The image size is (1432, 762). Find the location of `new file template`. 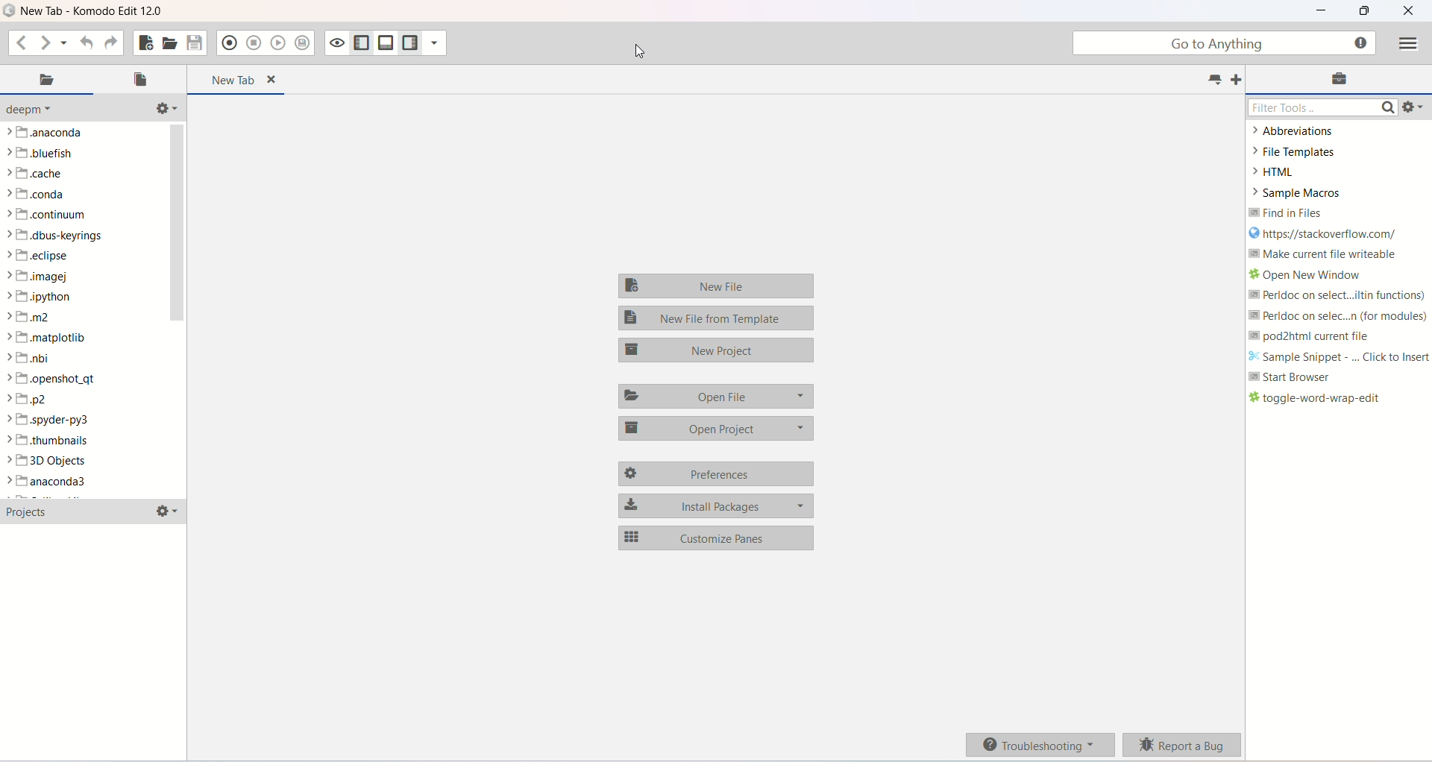

new file template is located at coordinates (720, 318).